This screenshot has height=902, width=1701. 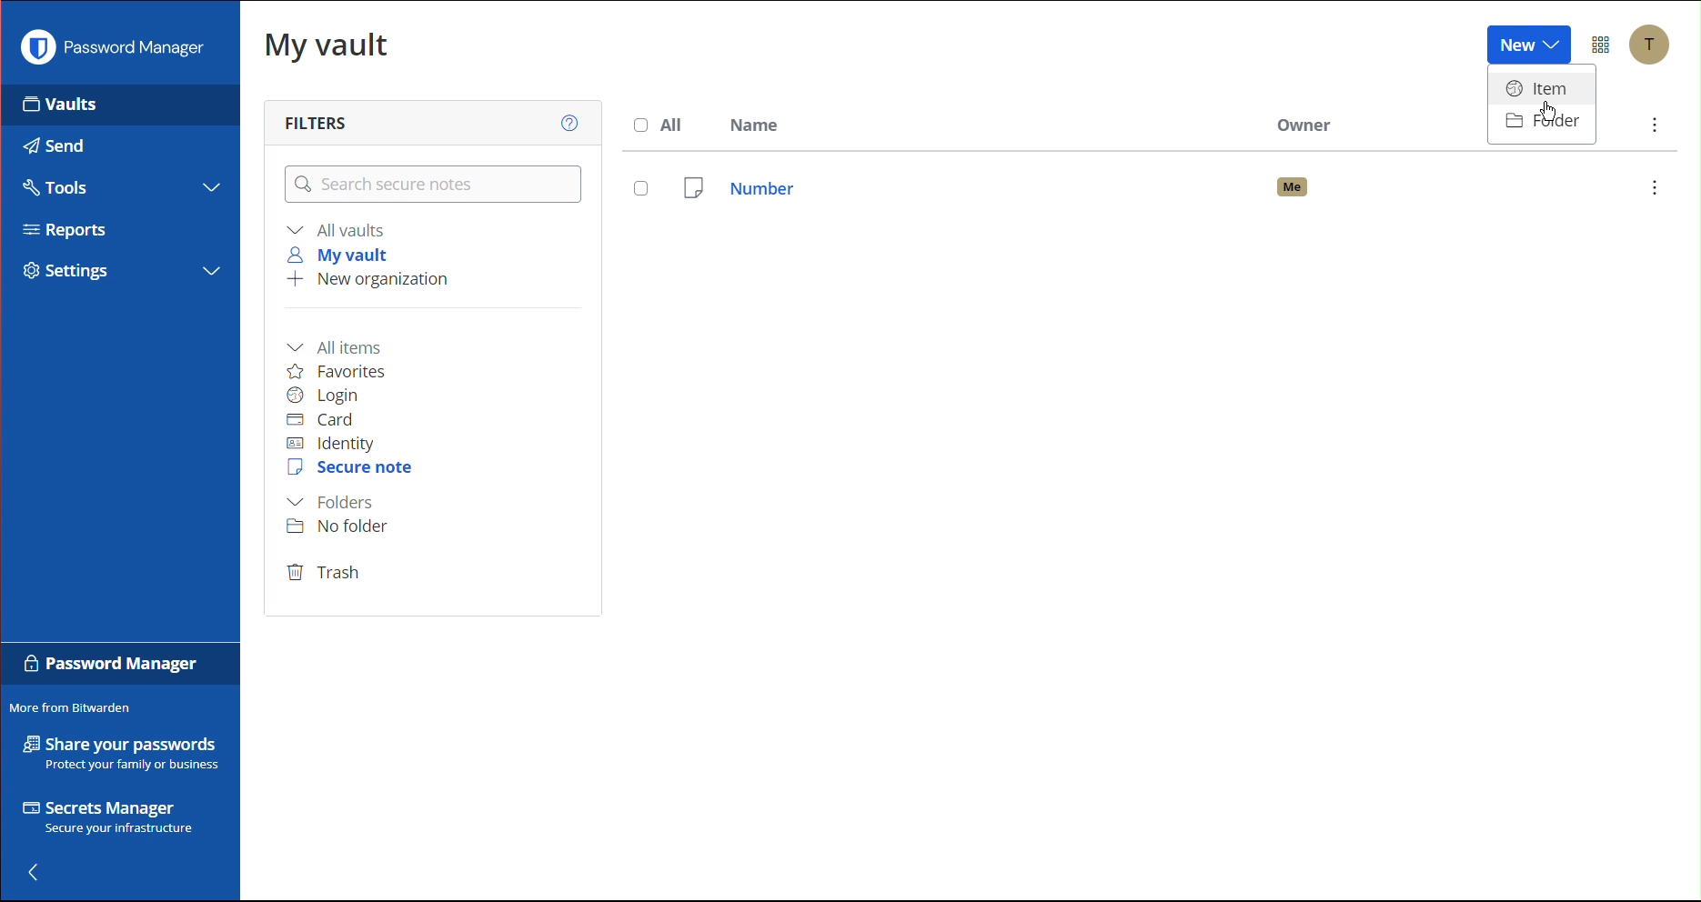 What do you see at coordinates (75, 271) in the screenshot?
I see `Settings` at bounding box center [75, 271].